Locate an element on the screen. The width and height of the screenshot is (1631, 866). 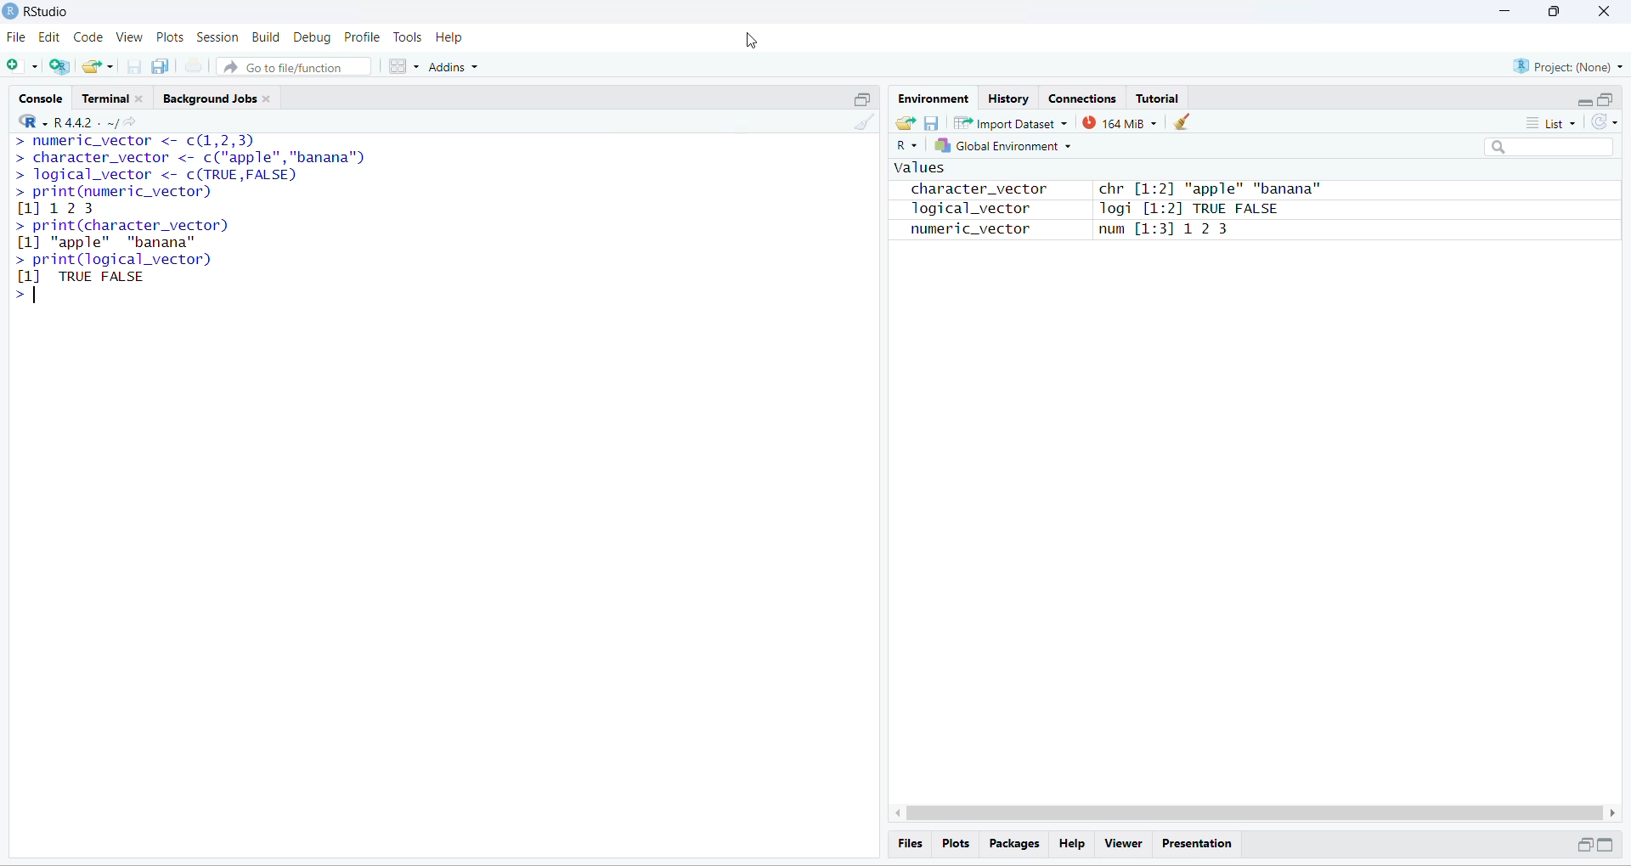
numeric_vector is located at coordinates (960, 230).